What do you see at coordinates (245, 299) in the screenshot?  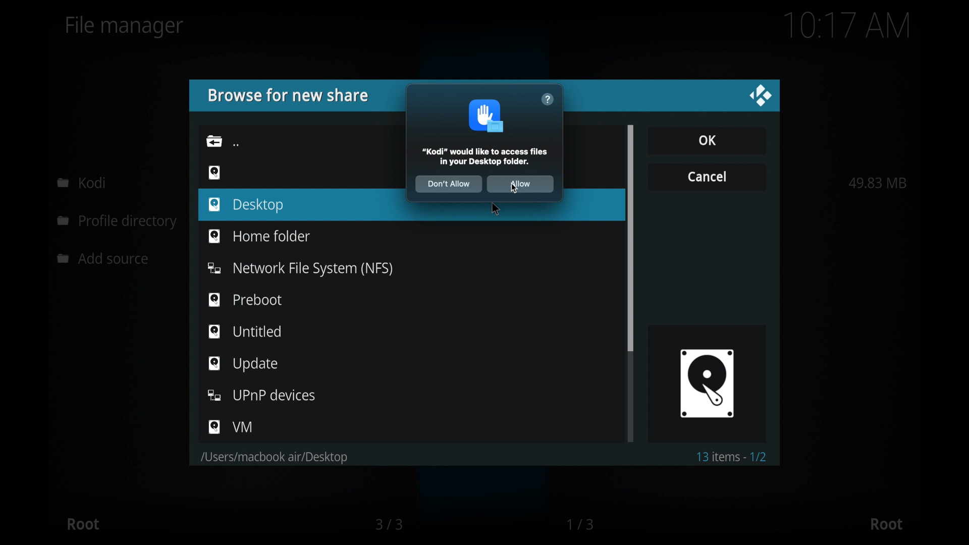 I see `preboot` at bounding box center [245, 299].